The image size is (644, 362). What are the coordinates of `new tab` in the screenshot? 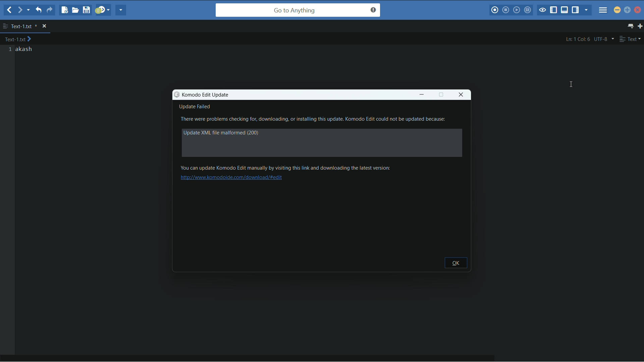 It's located at (640, 26).